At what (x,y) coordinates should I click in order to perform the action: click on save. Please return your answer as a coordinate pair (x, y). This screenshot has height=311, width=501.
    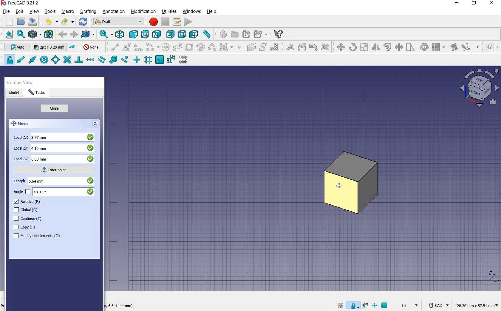
    Looking at the image, I should click on (33, 22).